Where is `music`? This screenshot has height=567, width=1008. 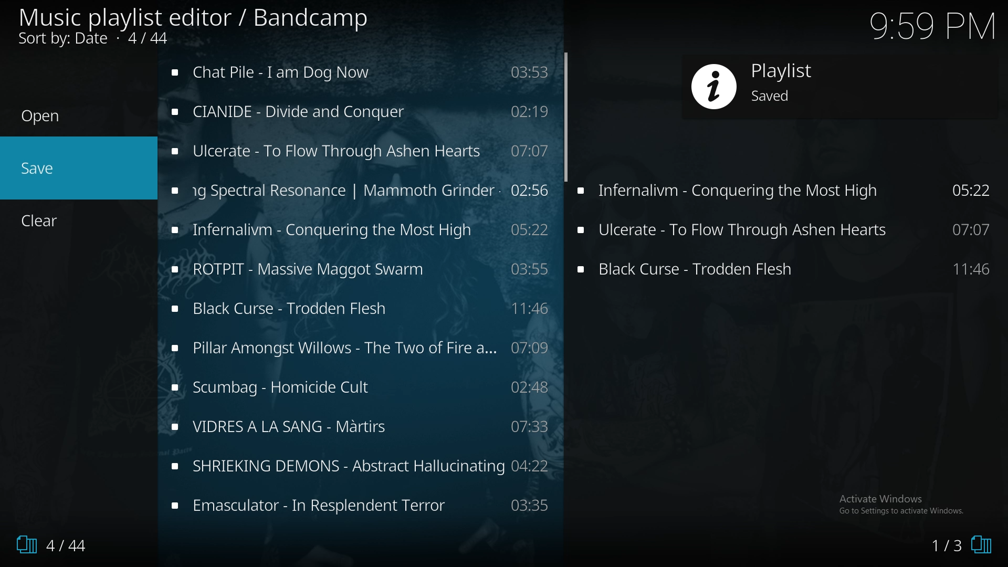 music is located at coordinates (363, 465).